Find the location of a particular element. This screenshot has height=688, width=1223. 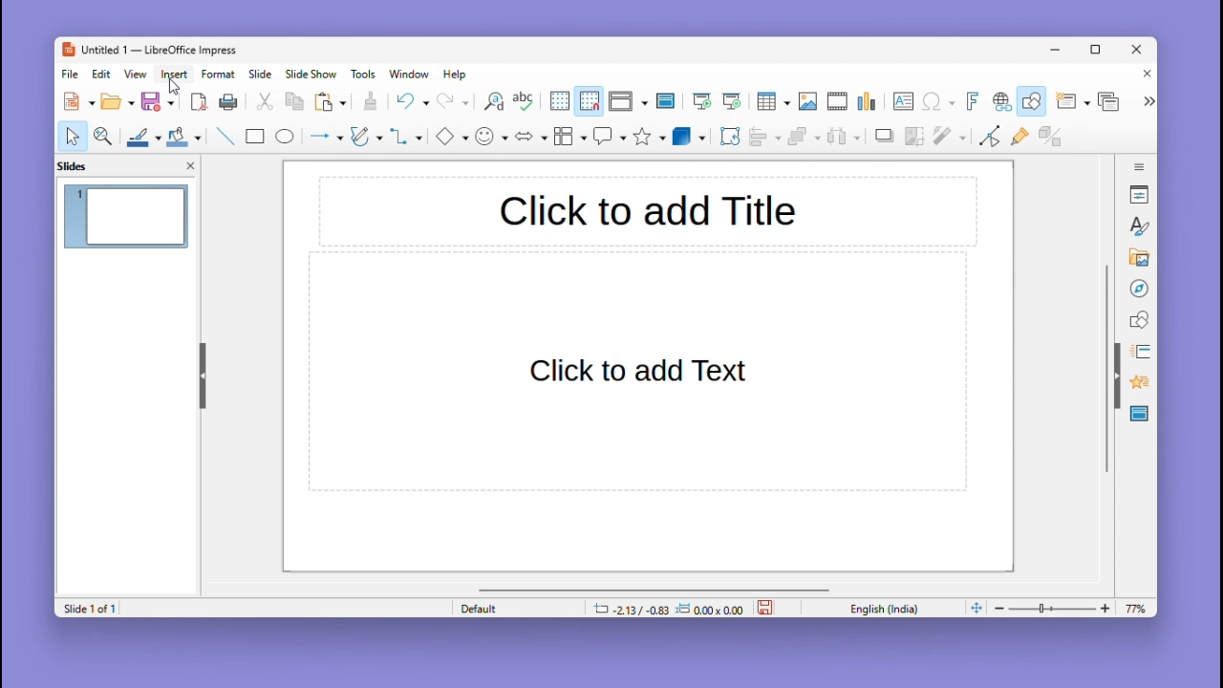

Symbol is located at coordinates (493, 136).